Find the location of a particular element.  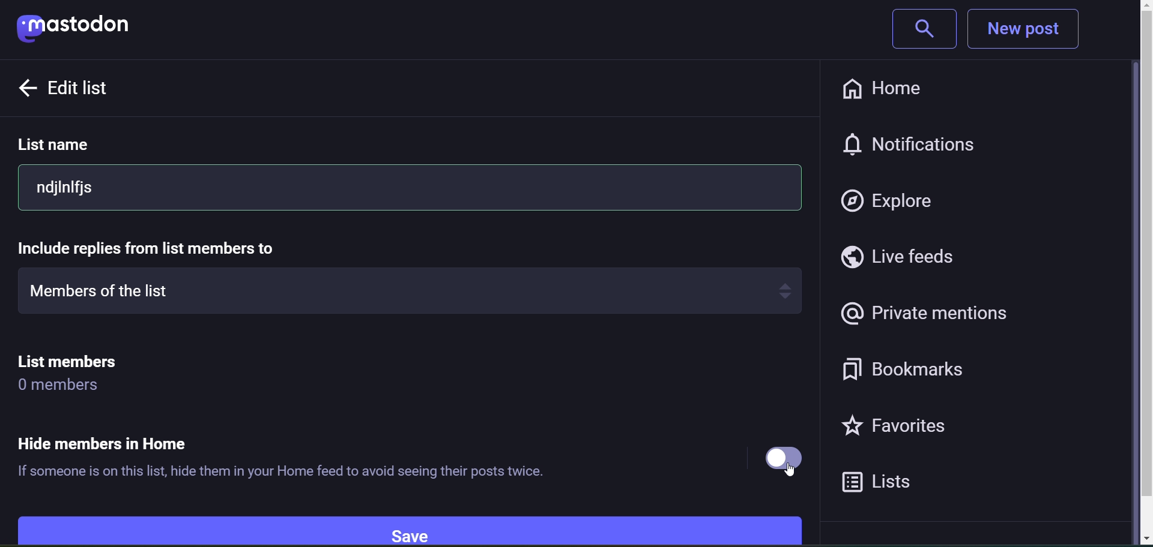

members of the list is located at coordinates (411, 293).